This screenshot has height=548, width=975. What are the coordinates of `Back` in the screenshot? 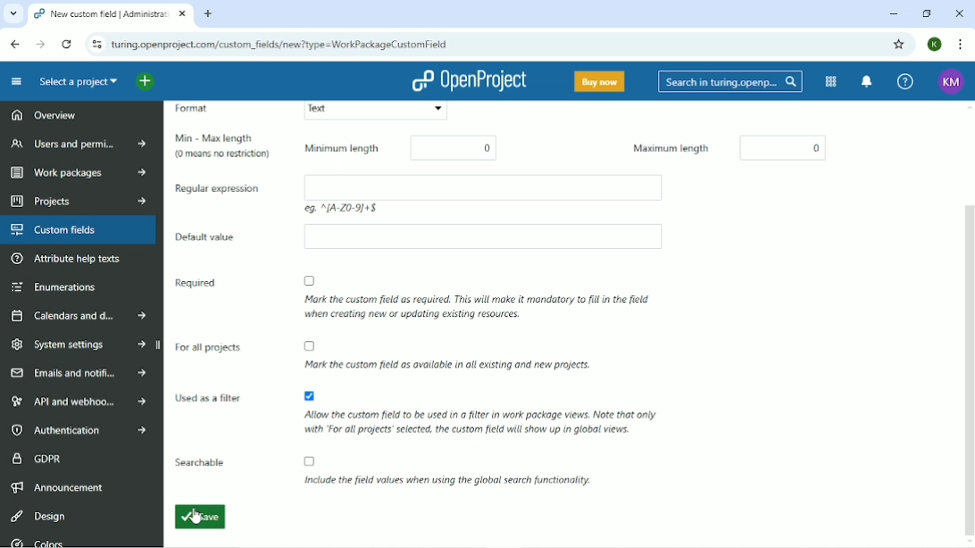 It's located at (16, 44).